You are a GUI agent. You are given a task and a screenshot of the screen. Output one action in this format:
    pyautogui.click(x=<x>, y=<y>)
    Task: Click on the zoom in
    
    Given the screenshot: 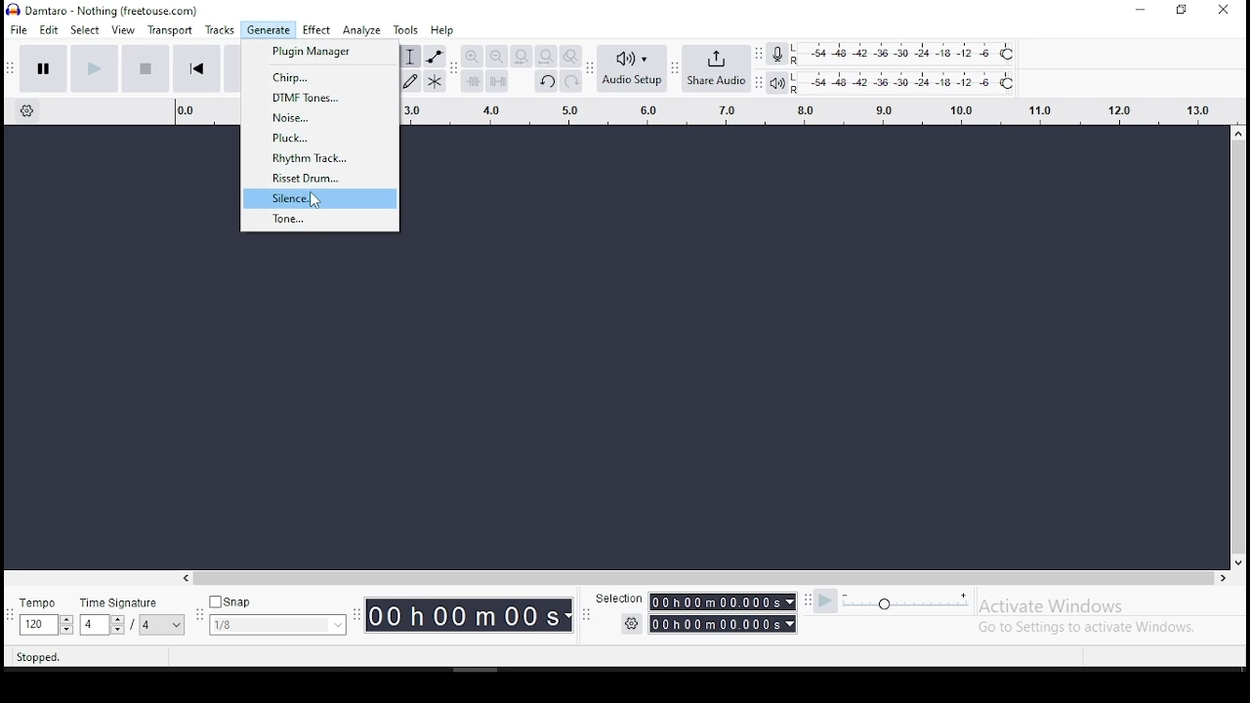 What is the action you would take?
    pyautogui.click(x=473, y=56)
    